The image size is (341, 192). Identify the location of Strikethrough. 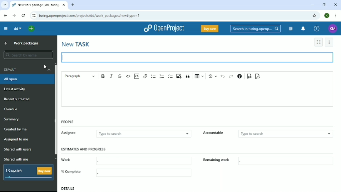
(120, 76).